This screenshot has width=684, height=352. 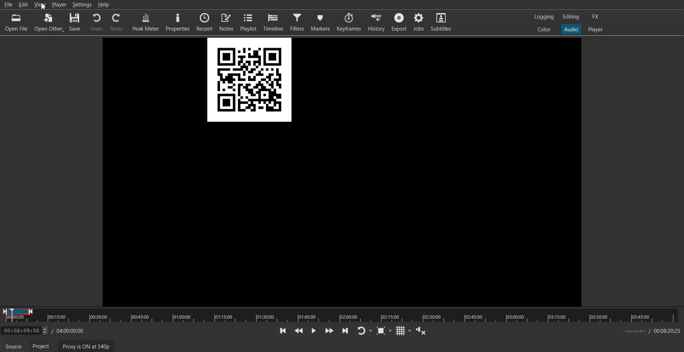 I want to click on Show the volume control, so click(x=422, y=330).